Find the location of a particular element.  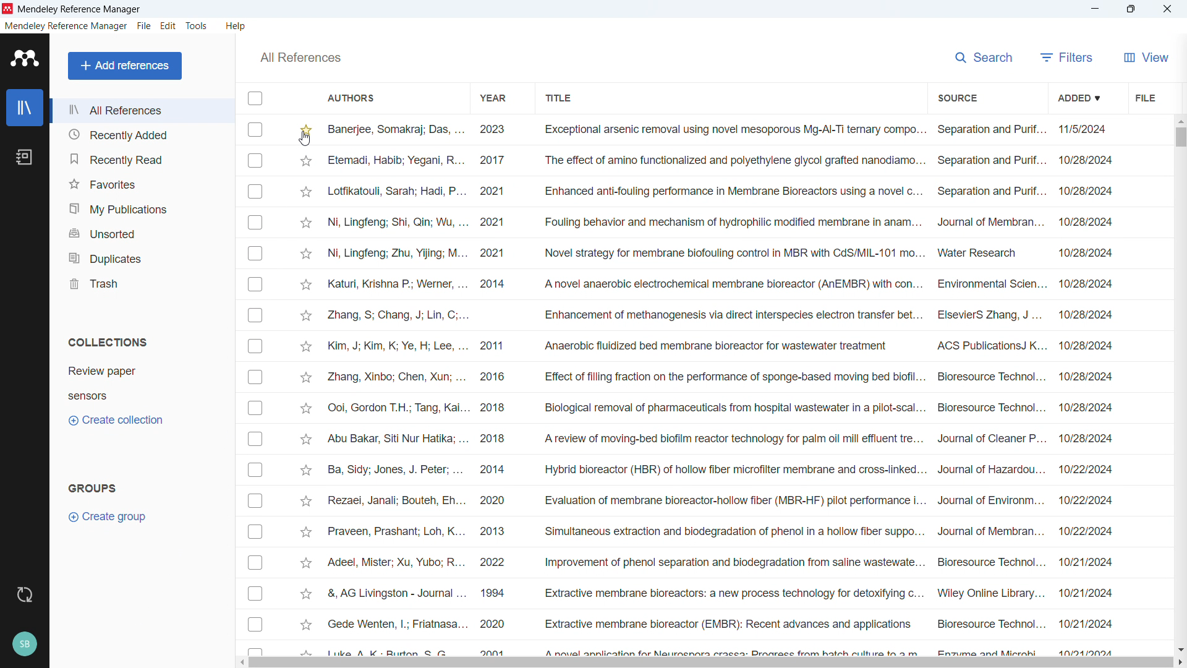

minimise  is located at coordinates (1094, 9).